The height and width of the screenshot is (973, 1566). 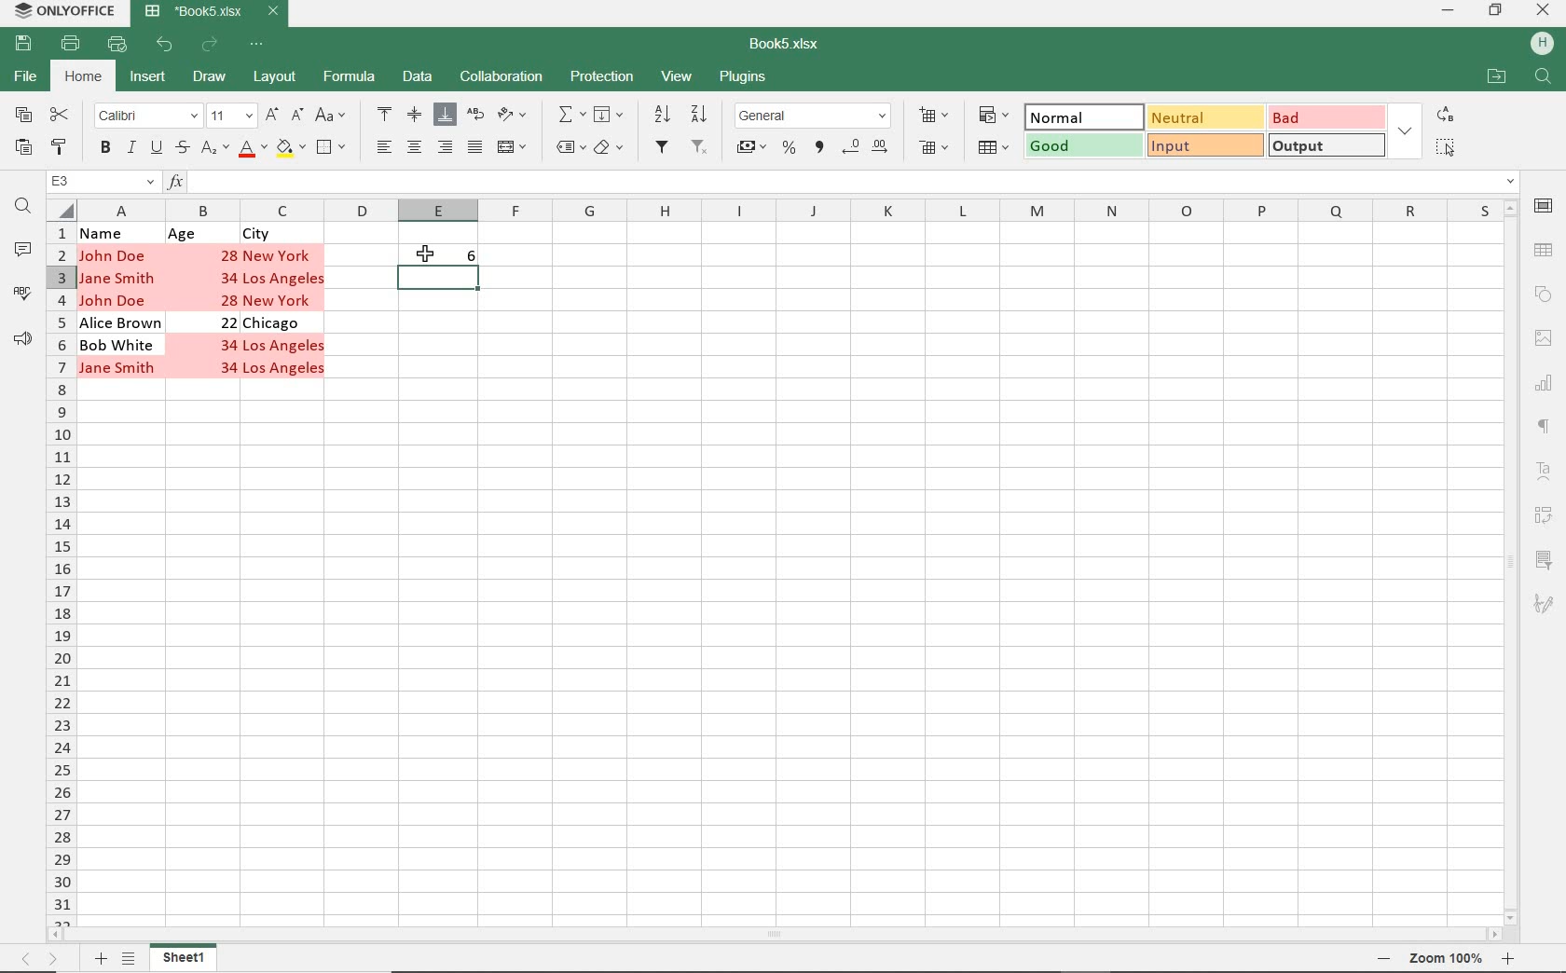 I want to click on CHANGE DECIMALS, so click(x=866, y=147).